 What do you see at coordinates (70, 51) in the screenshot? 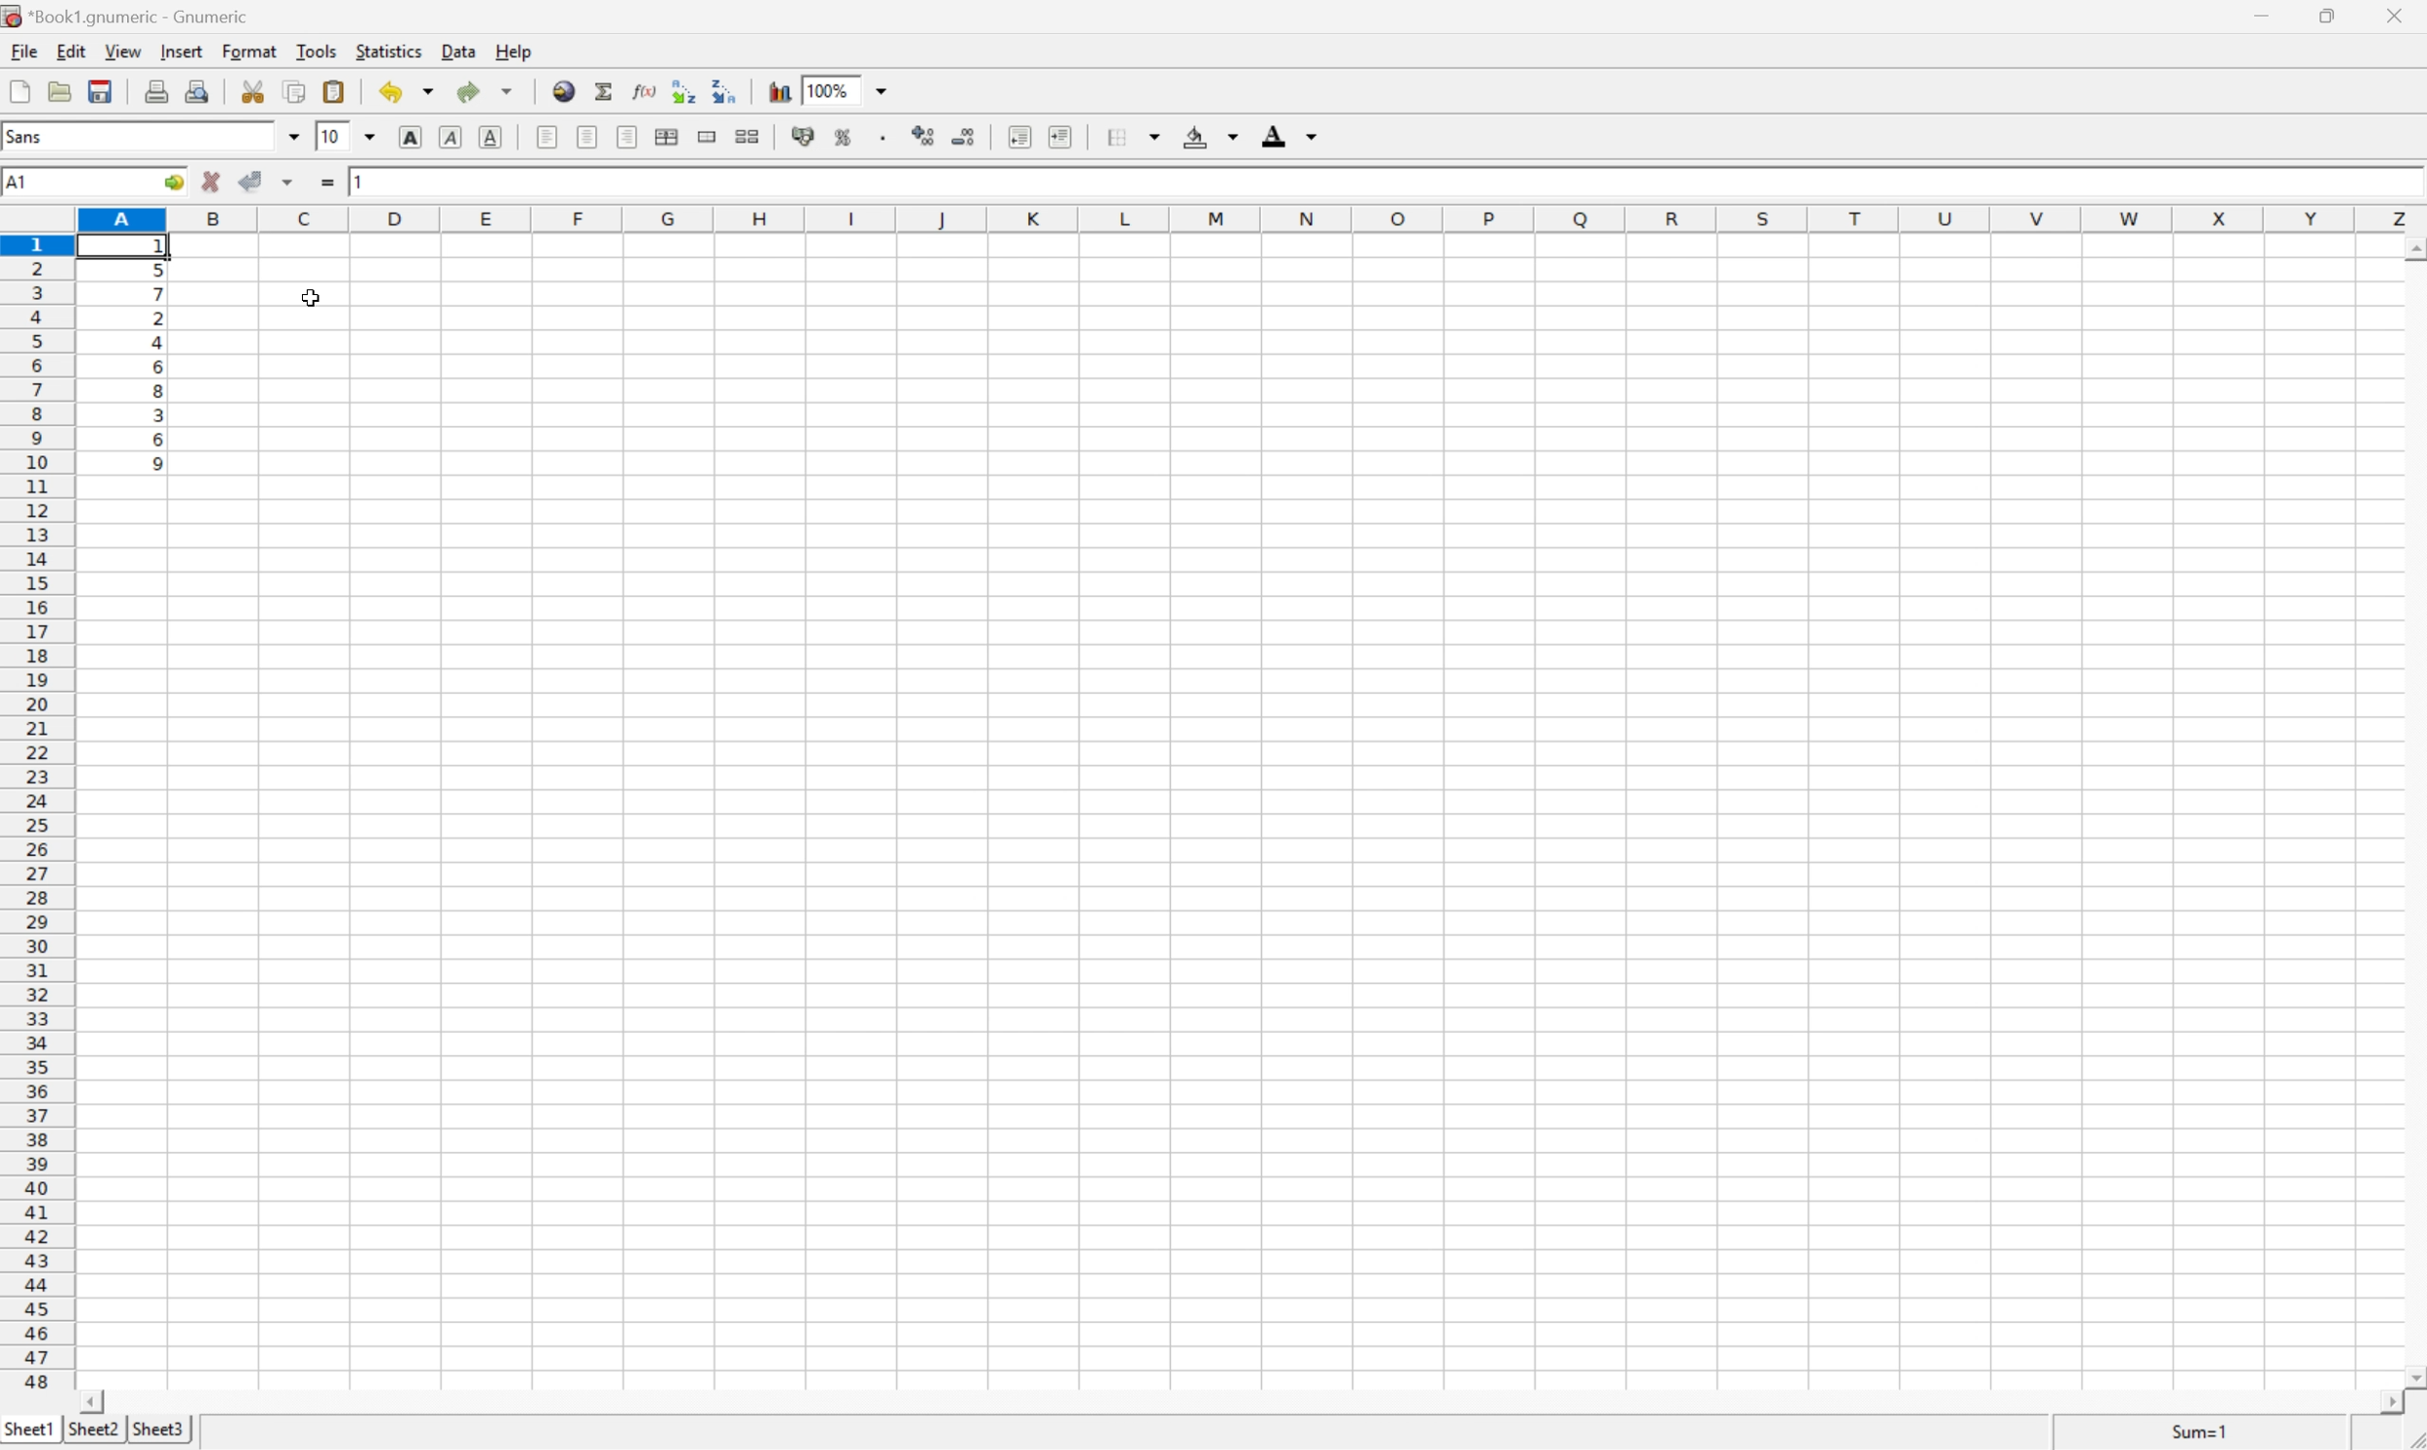
I see `edit` at bounding box center [70, 51].